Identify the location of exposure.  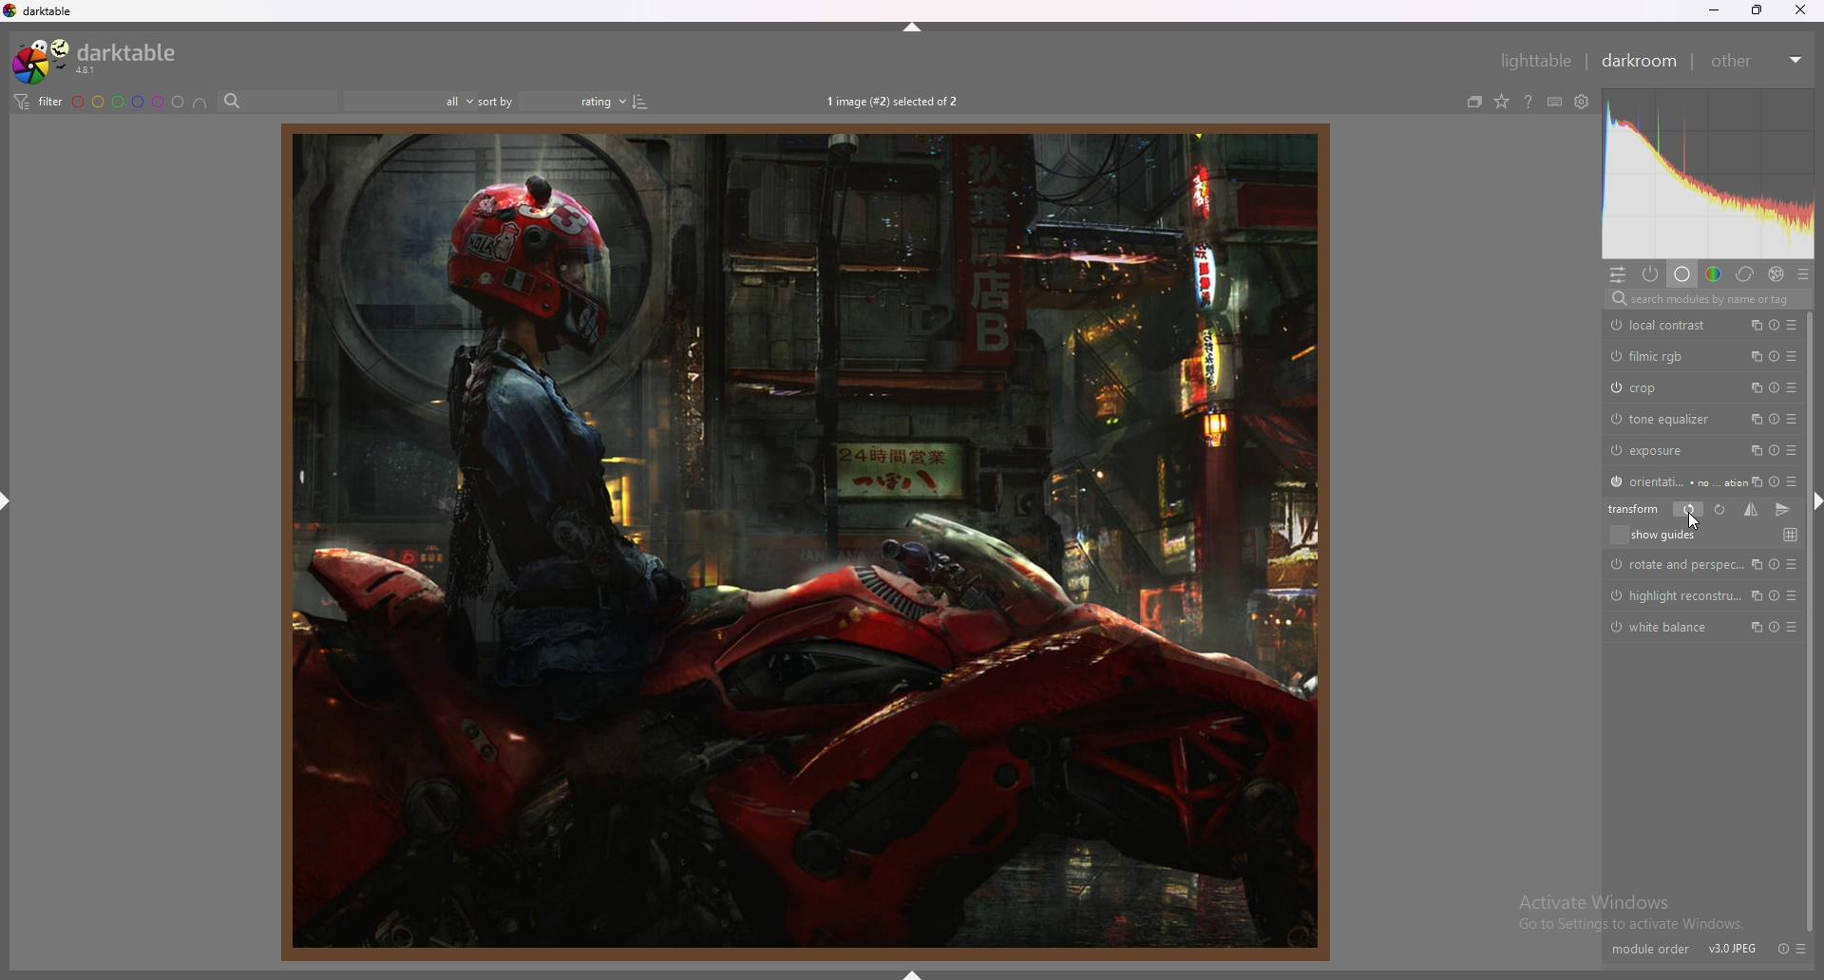
(1654, 450).